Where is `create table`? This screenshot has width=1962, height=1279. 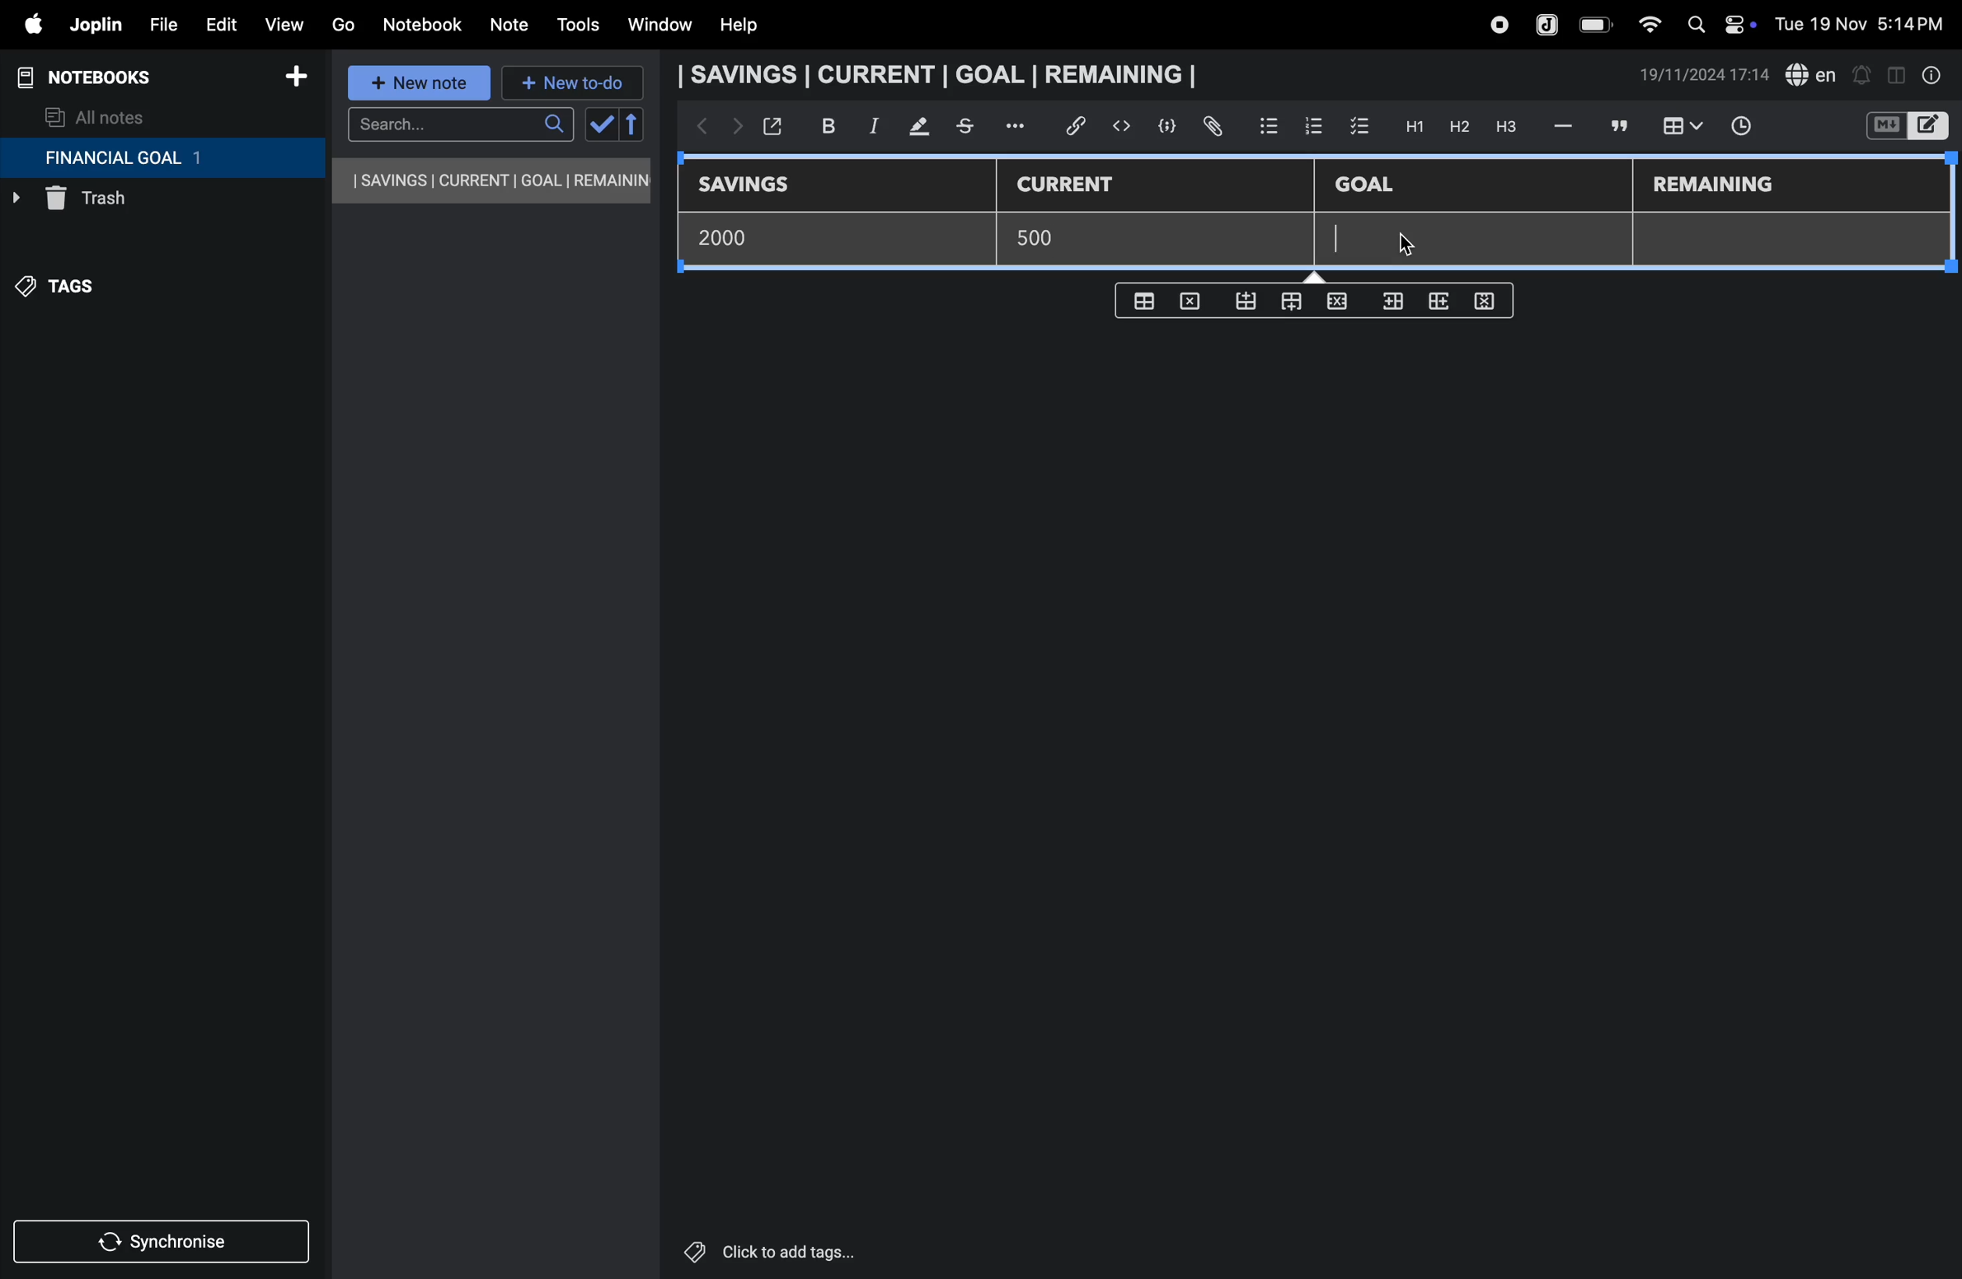
create table is located at coordinates (1147, 297).